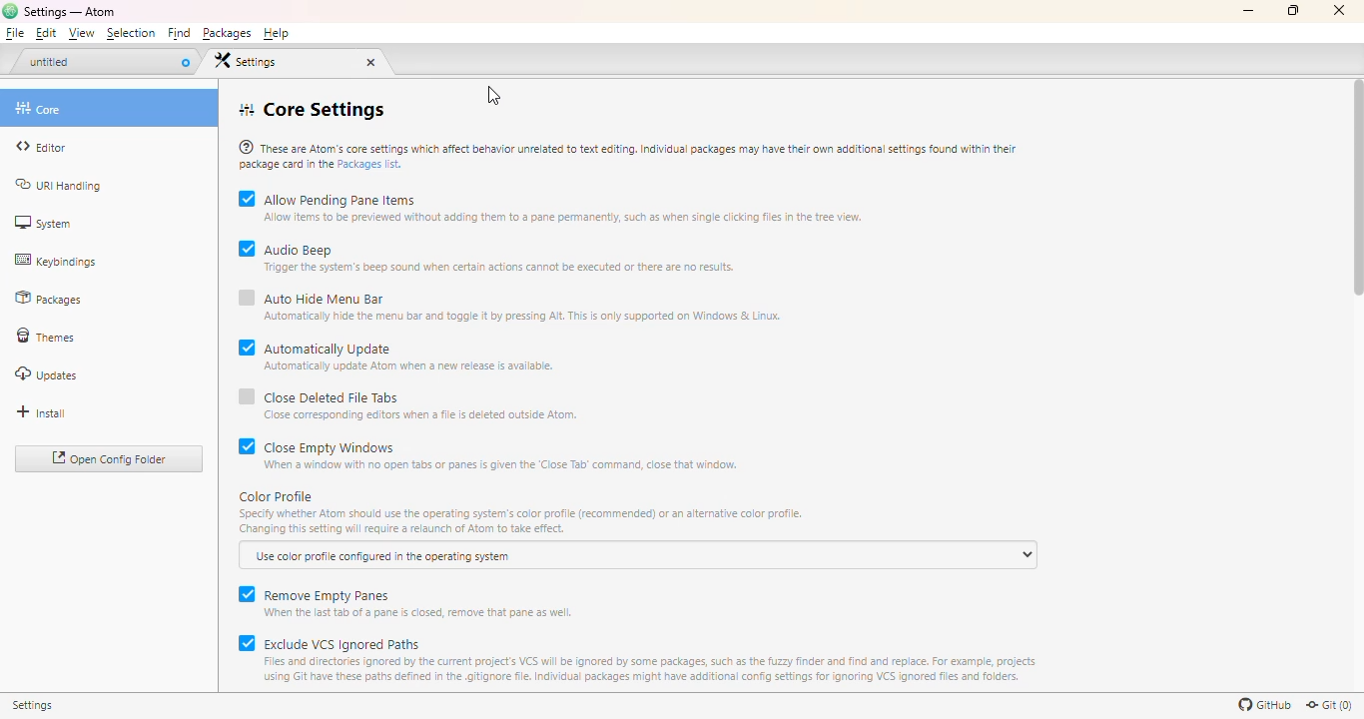  Describe the element at coordinates (311, 110) in the screenshot. I see `core settings` at that location.